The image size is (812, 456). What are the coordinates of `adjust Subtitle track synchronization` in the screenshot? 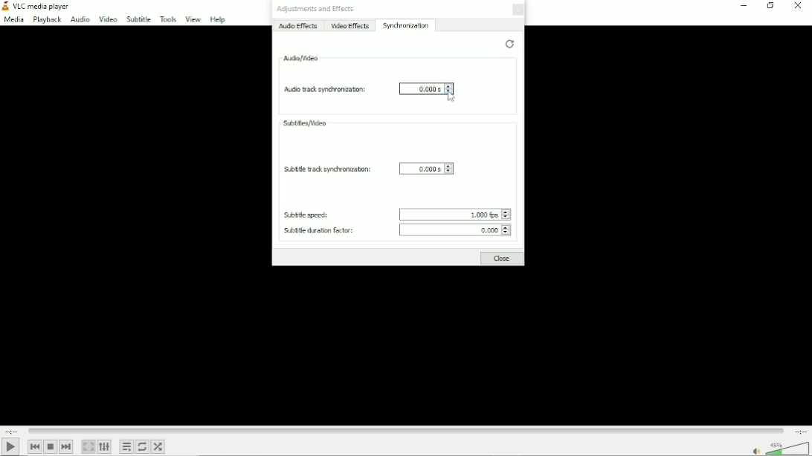 It's located at (449, 168).